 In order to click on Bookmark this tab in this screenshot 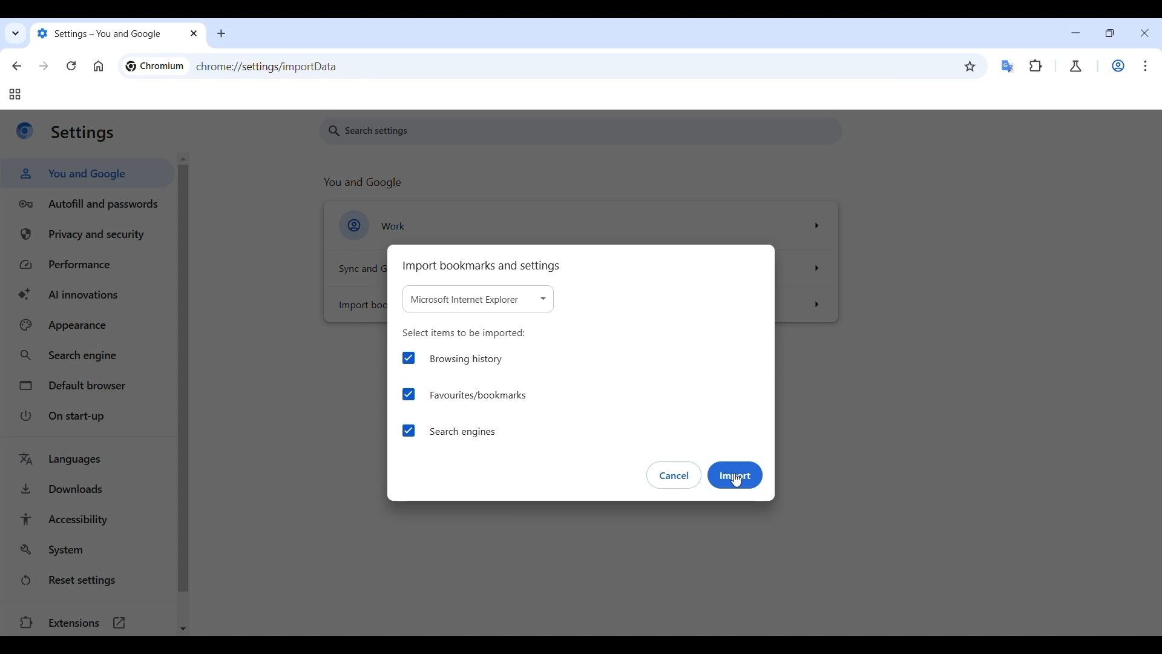, I will do `click(970, 67)`.